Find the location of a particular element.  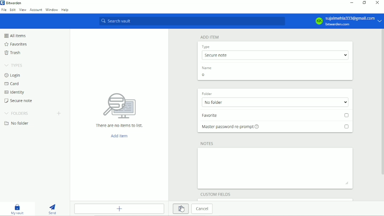

Favorite is located at coordinates (276, 116).